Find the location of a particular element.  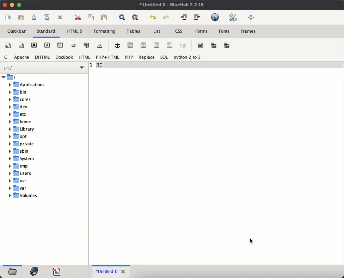

break and clear is located at coordinates (87, 45).